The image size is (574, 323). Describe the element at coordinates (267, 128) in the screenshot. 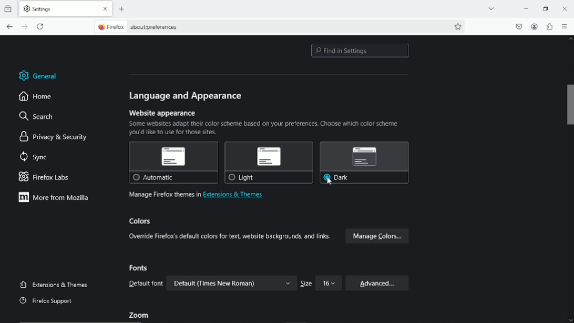

I see `Some websites adapt their color scheme based on your preferences. Choose which color scheme
you'd like to use for those sites.` at that location.